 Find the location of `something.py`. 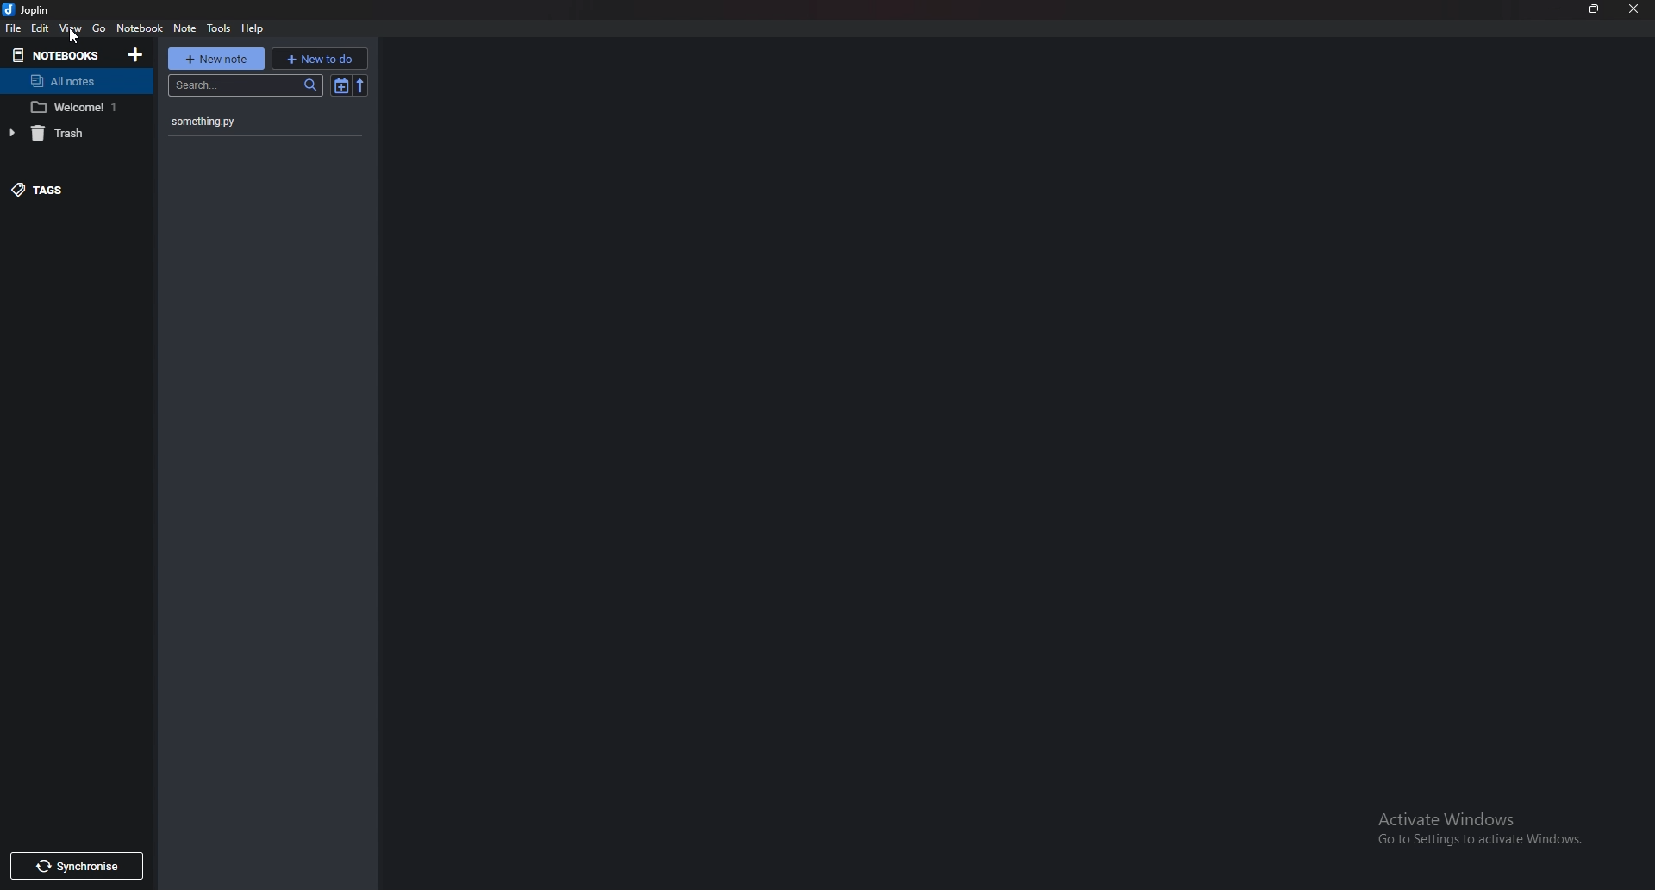

something.py is located at coordinates (253, 122).